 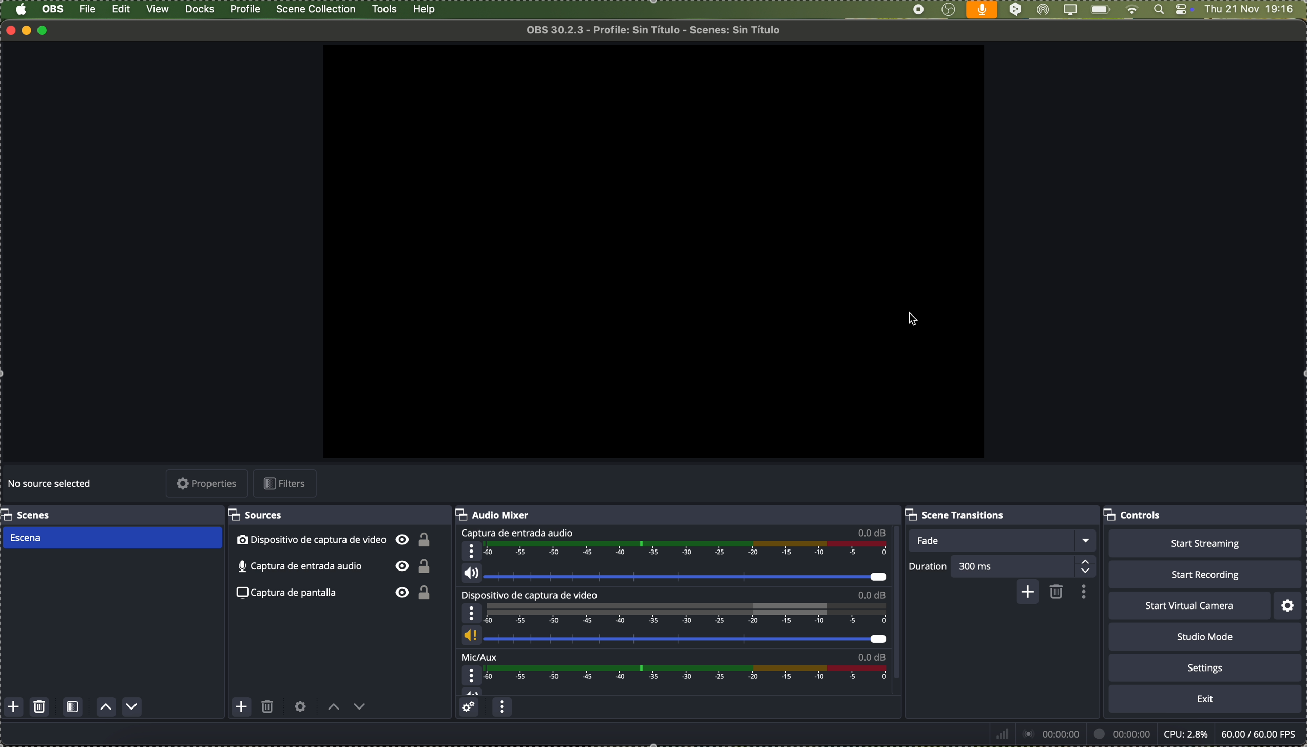 I want to click on transition properties, so click(x=1082, y=592).